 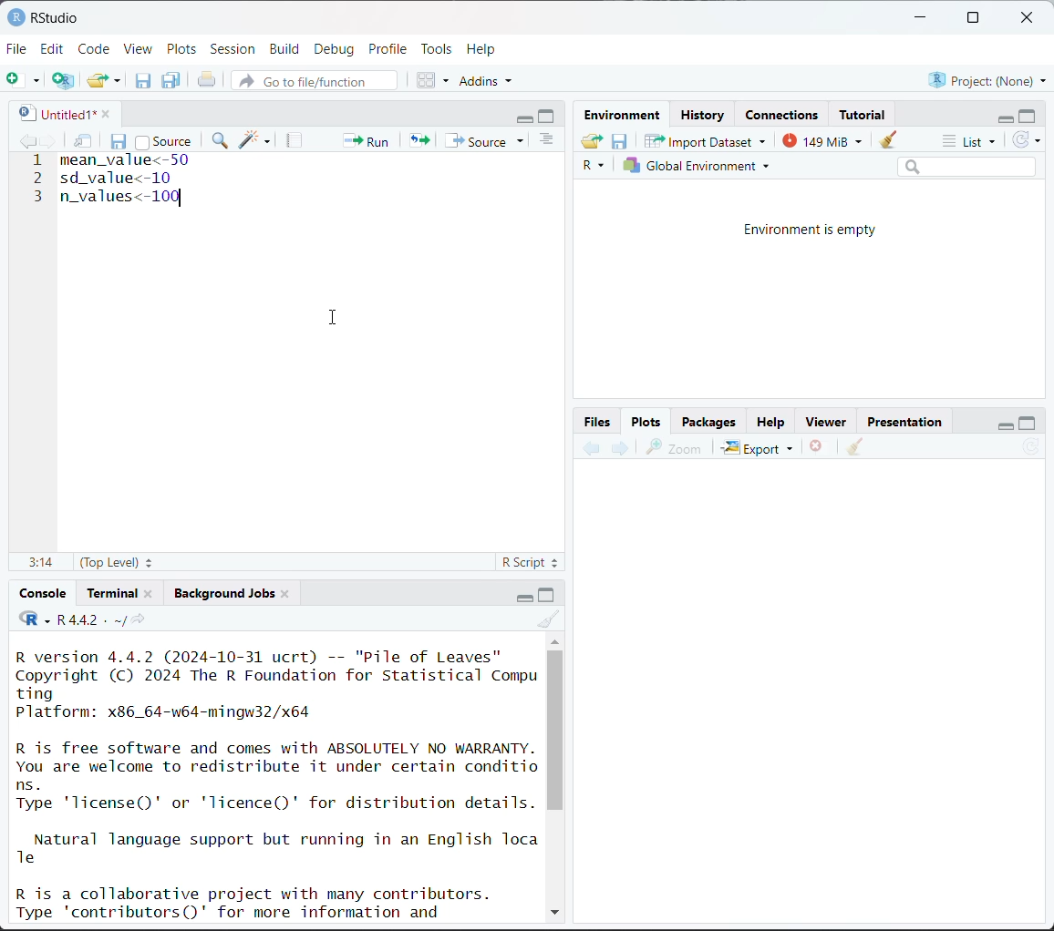 I want to click on minimize, so click(x=521, y=596).